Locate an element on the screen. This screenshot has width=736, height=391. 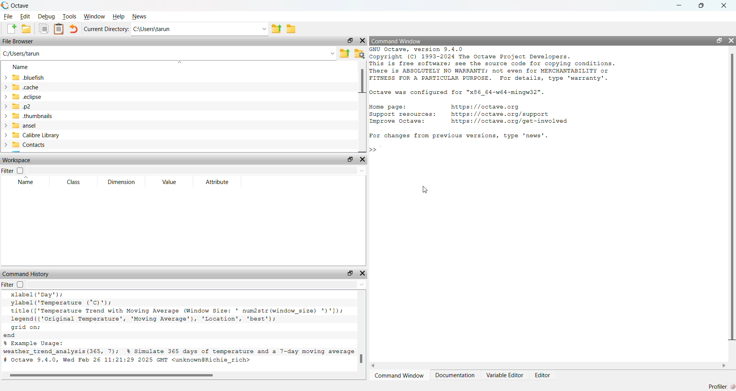
minimise is located at coordinates (681, 6).